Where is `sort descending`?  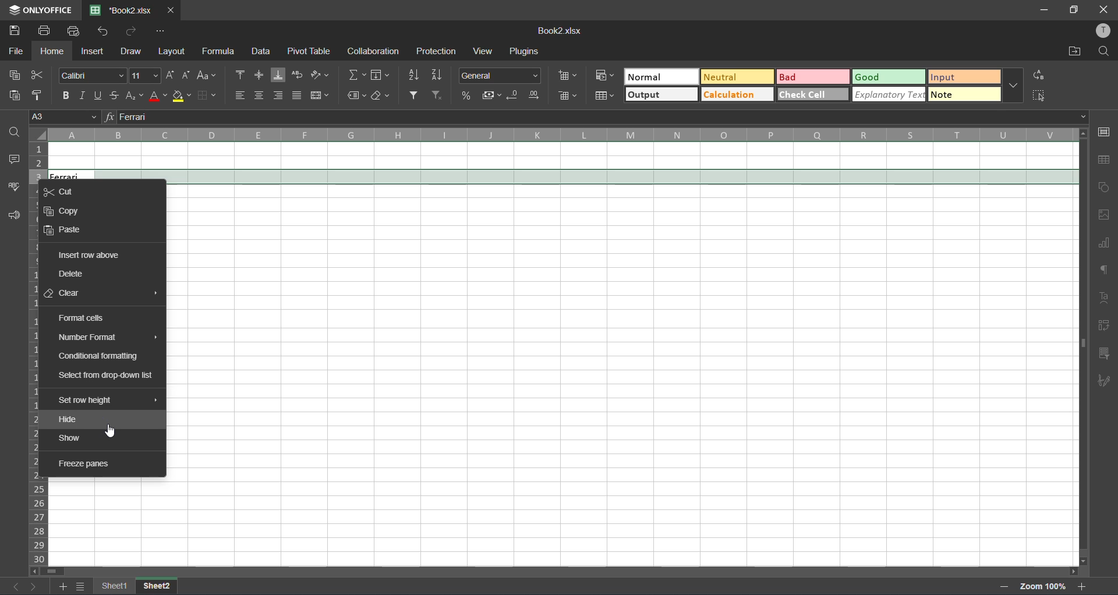 sort descending is located at coordinates (438, 75).